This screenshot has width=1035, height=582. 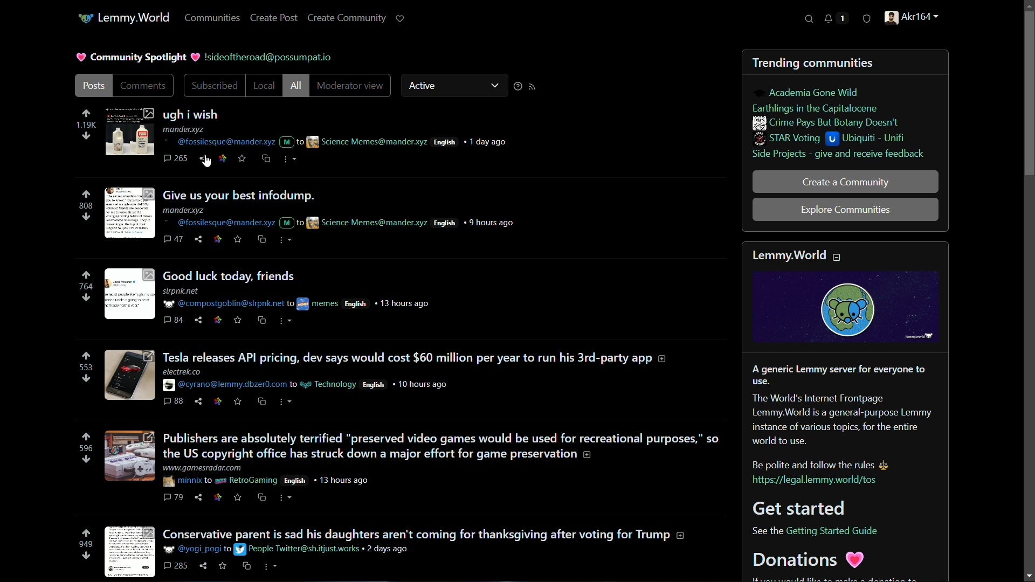 I want to click on support lemmy.world, so click(x=402, y=19).